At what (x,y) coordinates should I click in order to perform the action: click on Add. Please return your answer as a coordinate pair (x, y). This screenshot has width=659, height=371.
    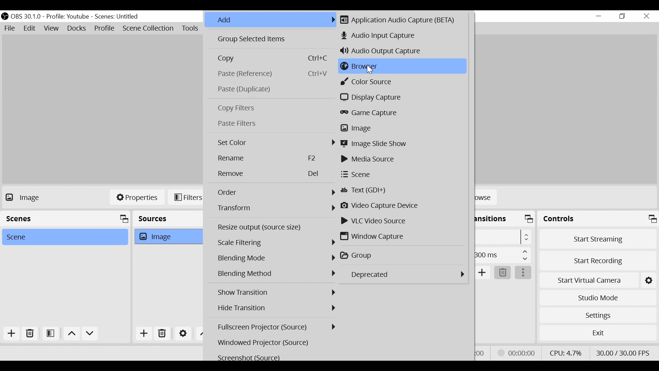
    Looking at the image, I should click on (14, 334).